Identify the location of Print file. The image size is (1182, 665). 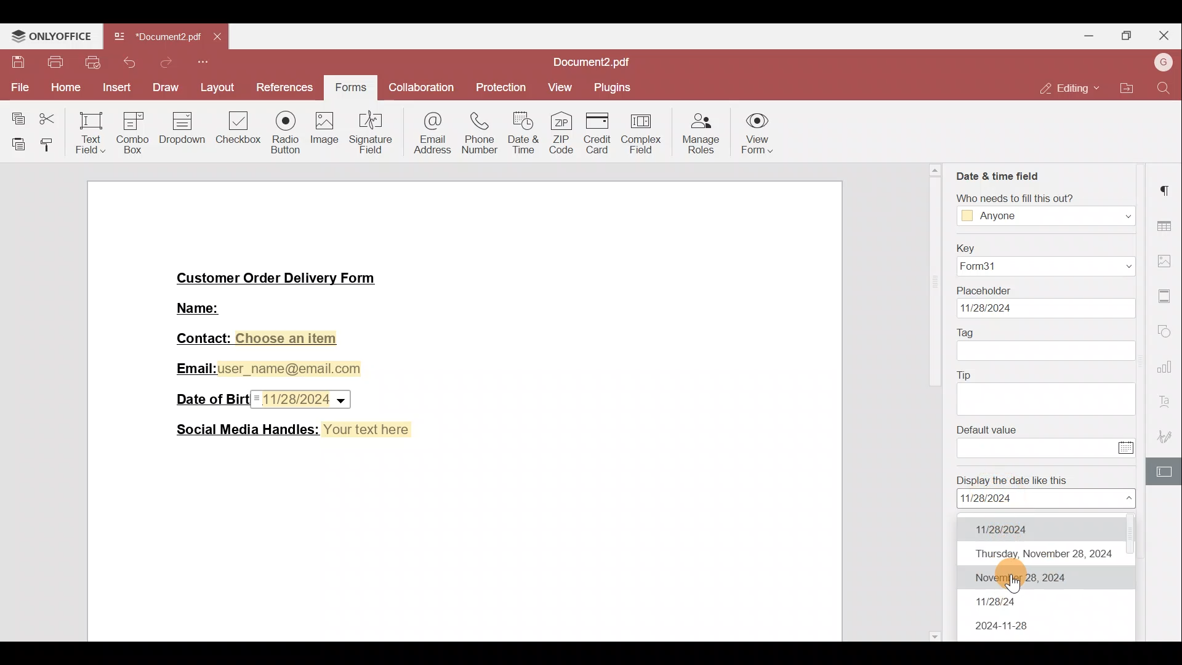
(51, 63).